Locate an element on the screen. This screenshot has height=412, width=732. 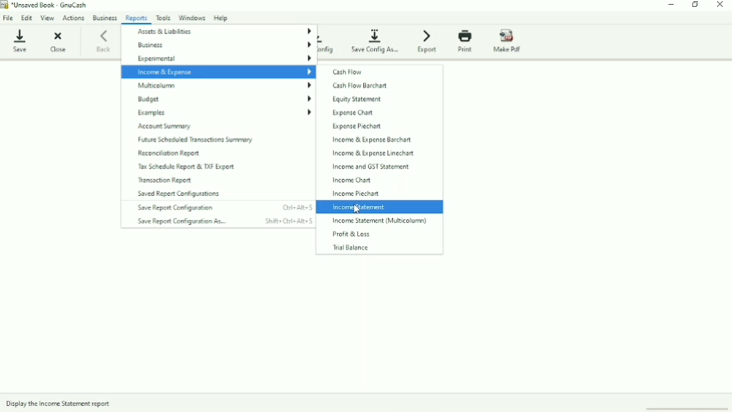
Windows is located at coordinates (193, 17).